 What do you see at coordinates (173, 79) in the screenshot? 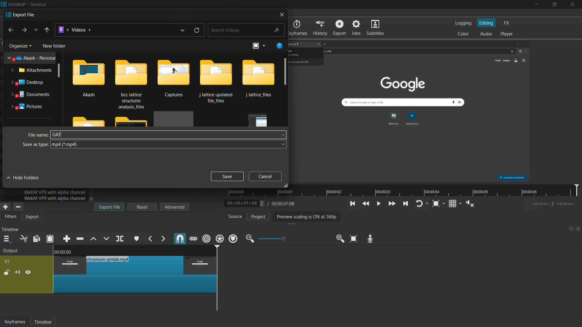
I see `folder-3` at bounding box center [173, 79].